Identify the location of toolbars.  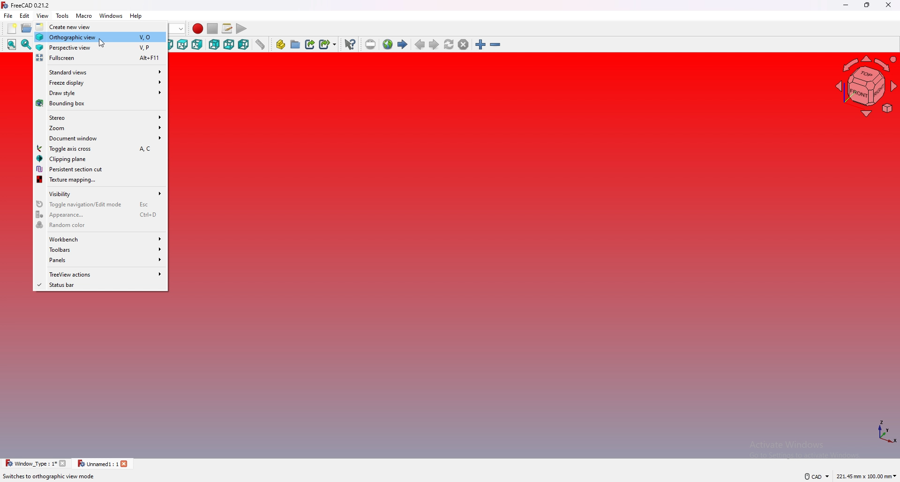
(101, 249).